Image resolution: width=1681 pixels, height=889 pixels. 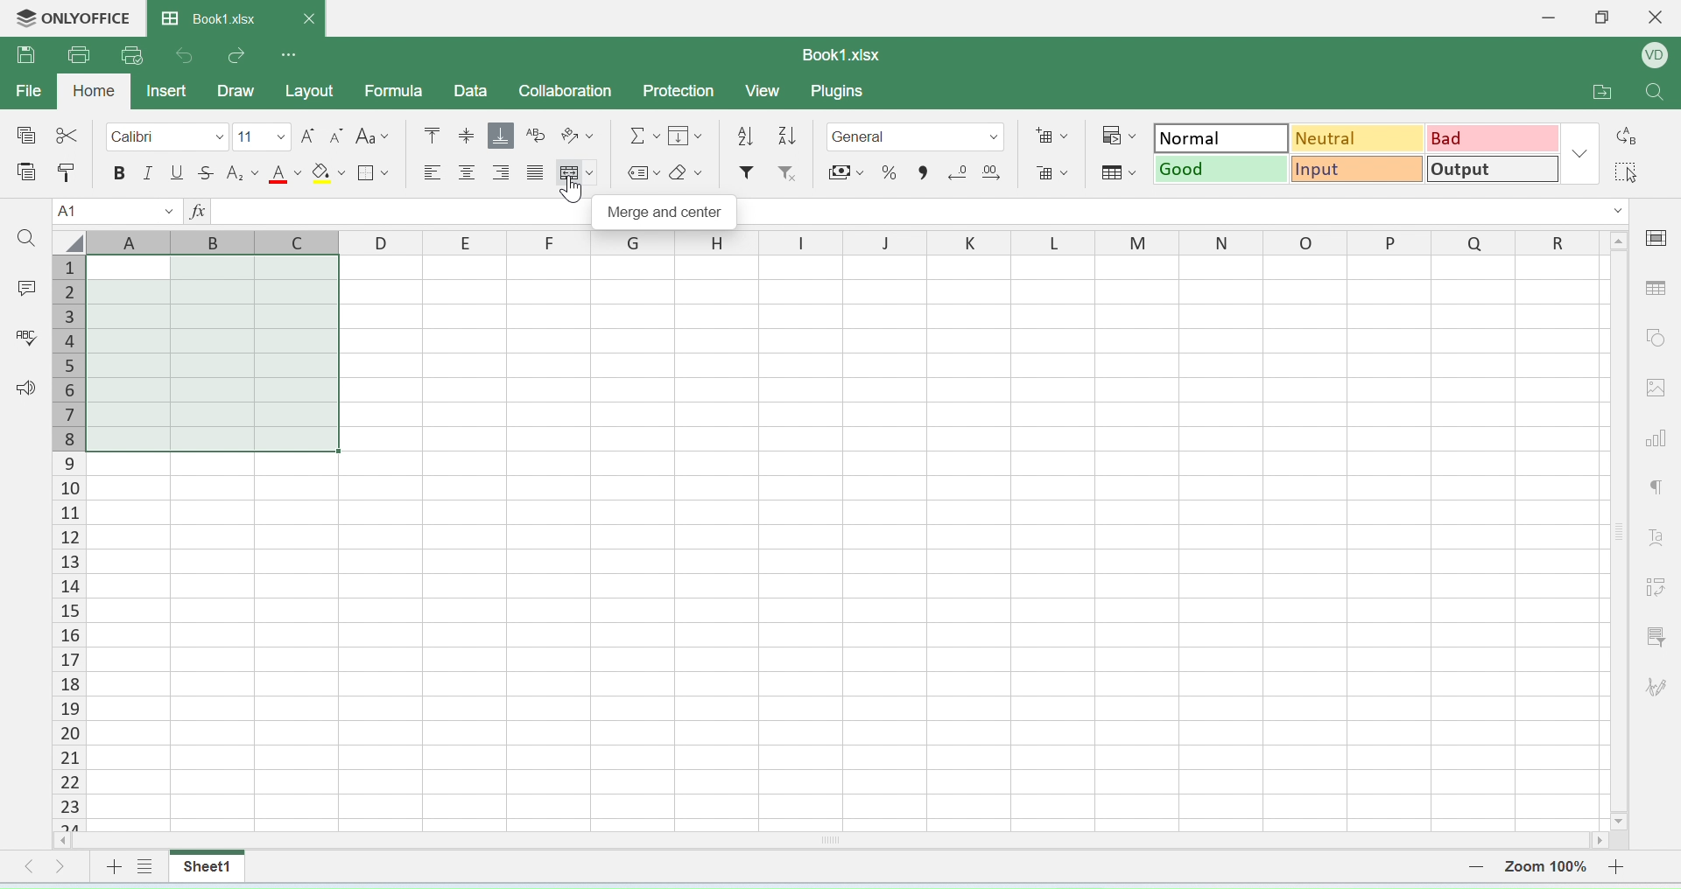 I want to click on sheet1, so click(x=205, y=867).